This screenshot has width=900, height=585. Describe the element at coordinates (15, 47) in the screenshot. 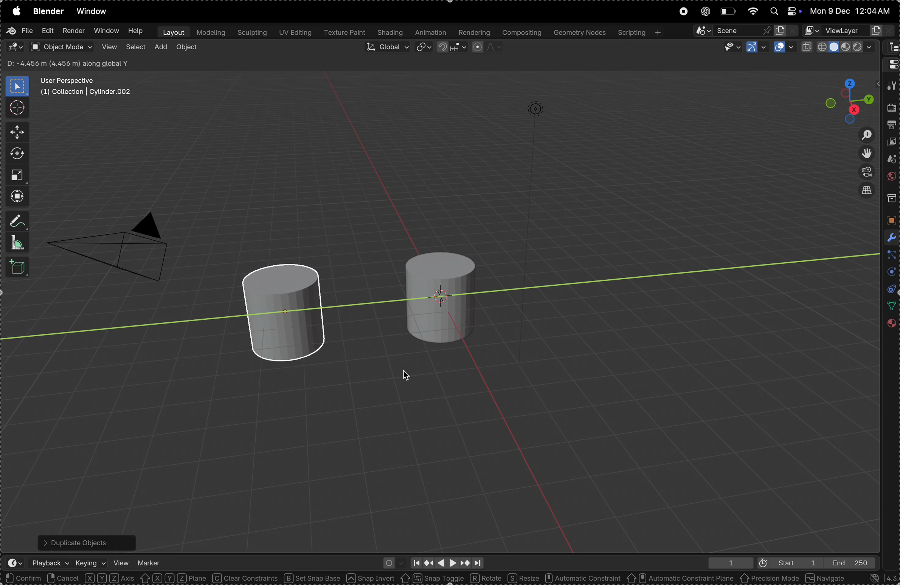

I see `editor type` at that location.